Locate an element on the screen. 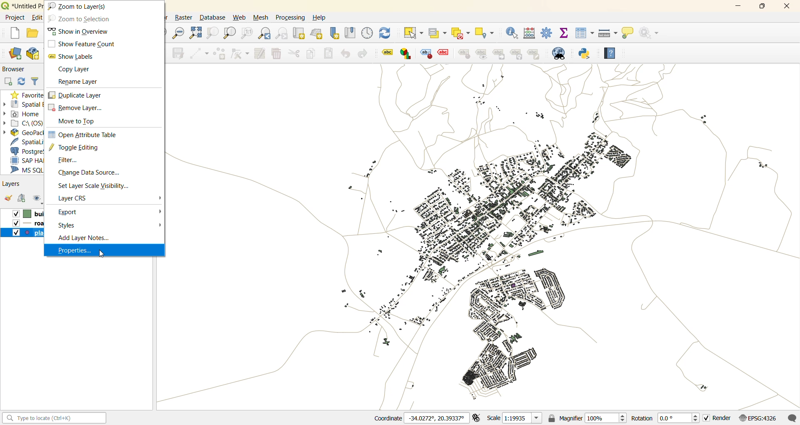 This screenshot has width=800, height=425. cut is located at coordinates (295, 54).